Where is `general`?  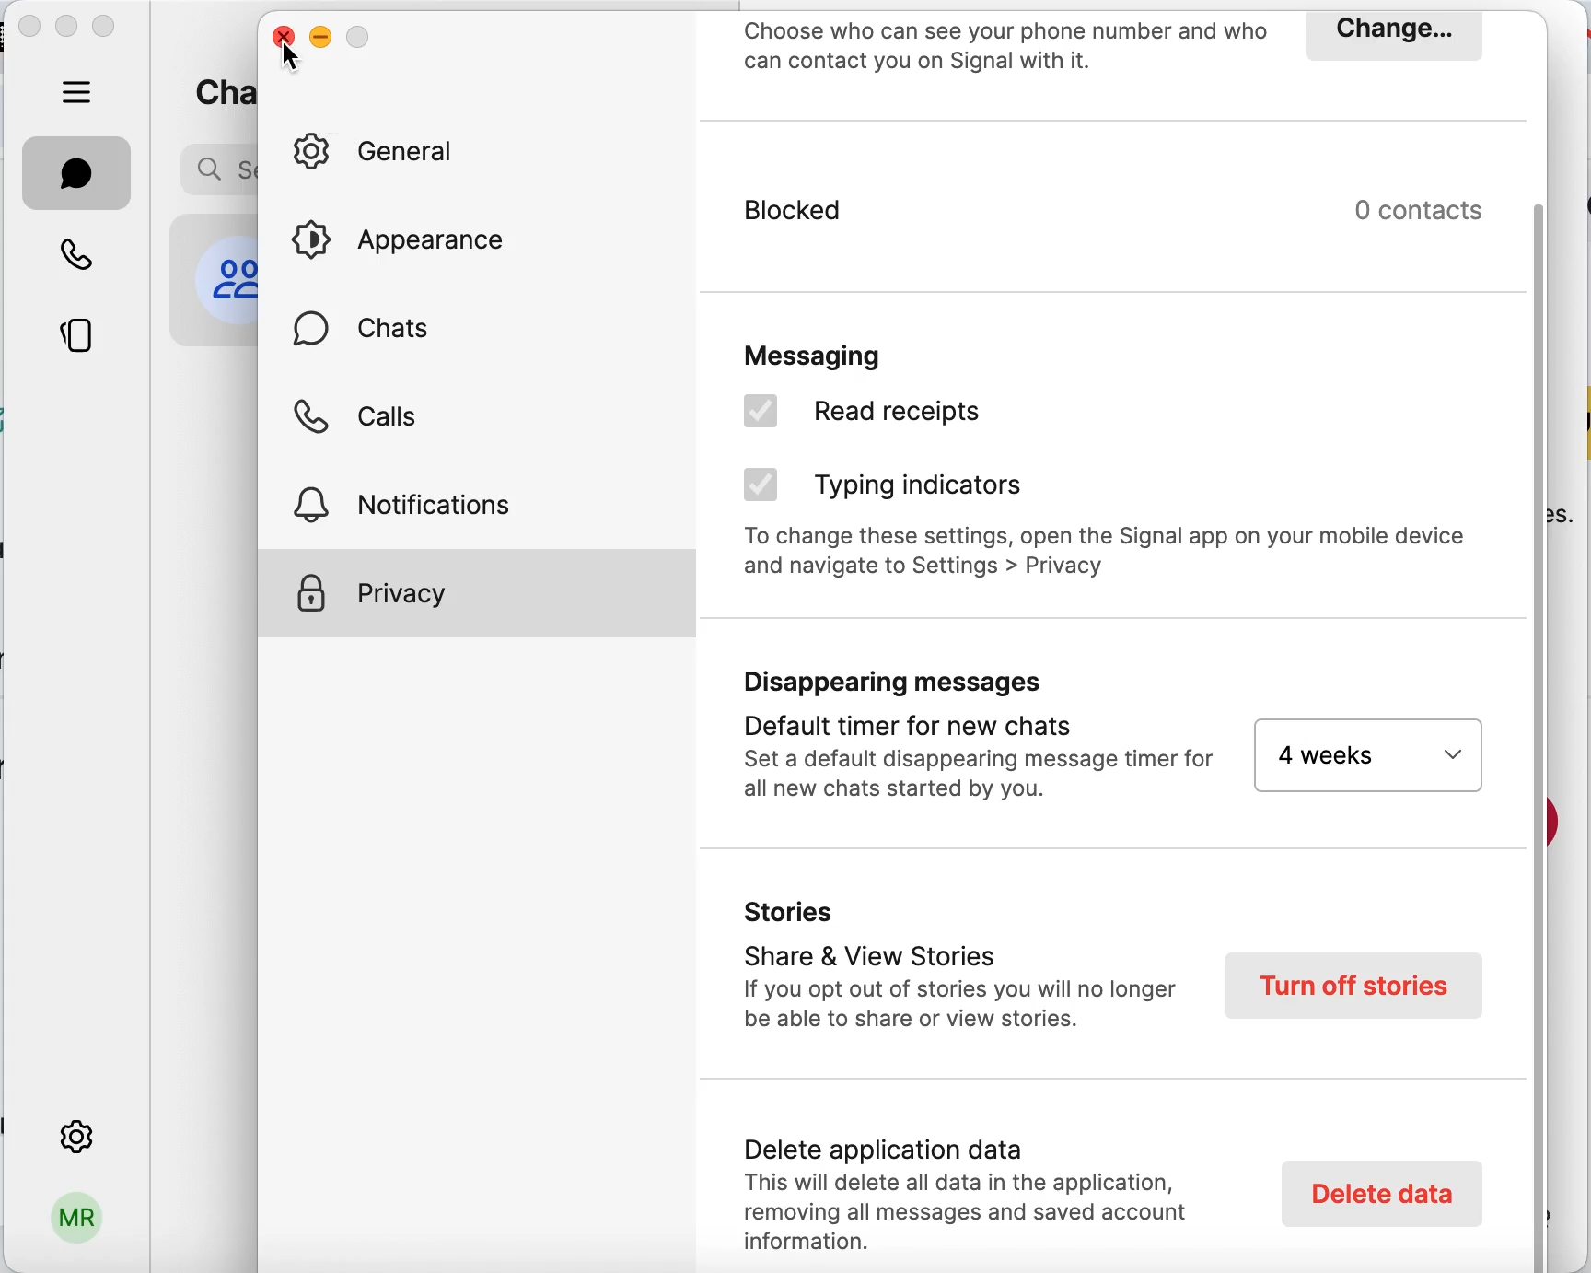 general is located at coordinates (388, 153).